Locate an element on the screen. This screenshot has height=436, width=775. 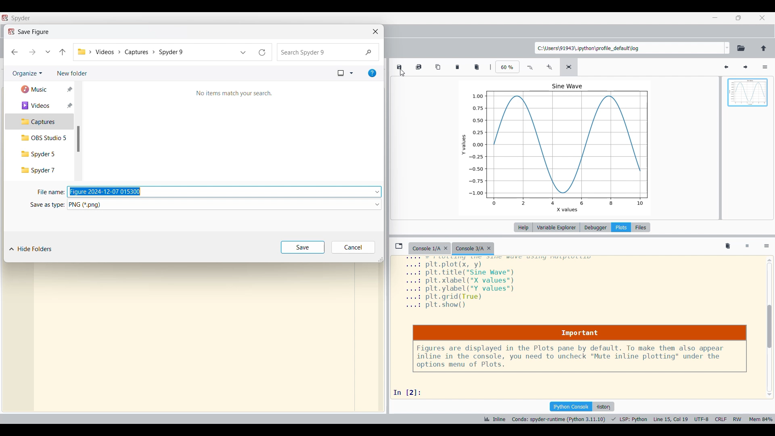
Remove plot is located at coordinates (458, 67).